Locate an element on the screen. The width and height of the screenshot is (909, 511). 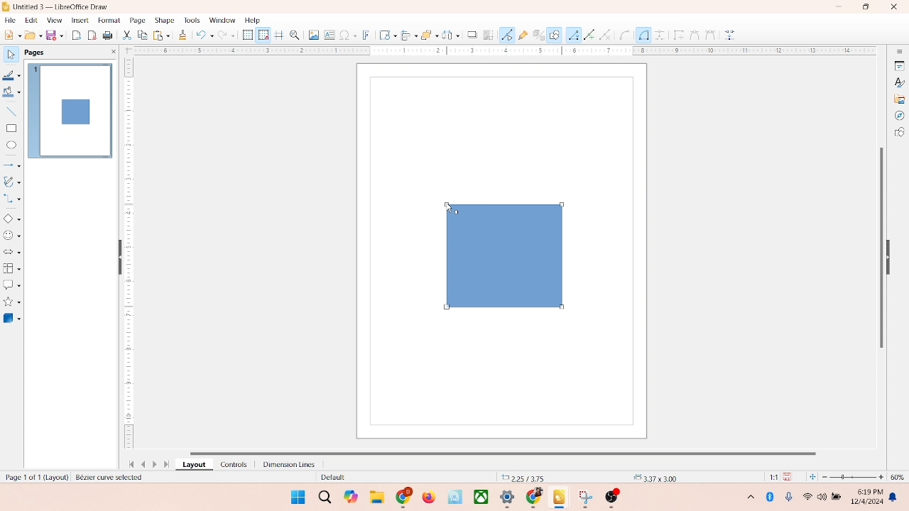
default is located at coordinates (330, 478).